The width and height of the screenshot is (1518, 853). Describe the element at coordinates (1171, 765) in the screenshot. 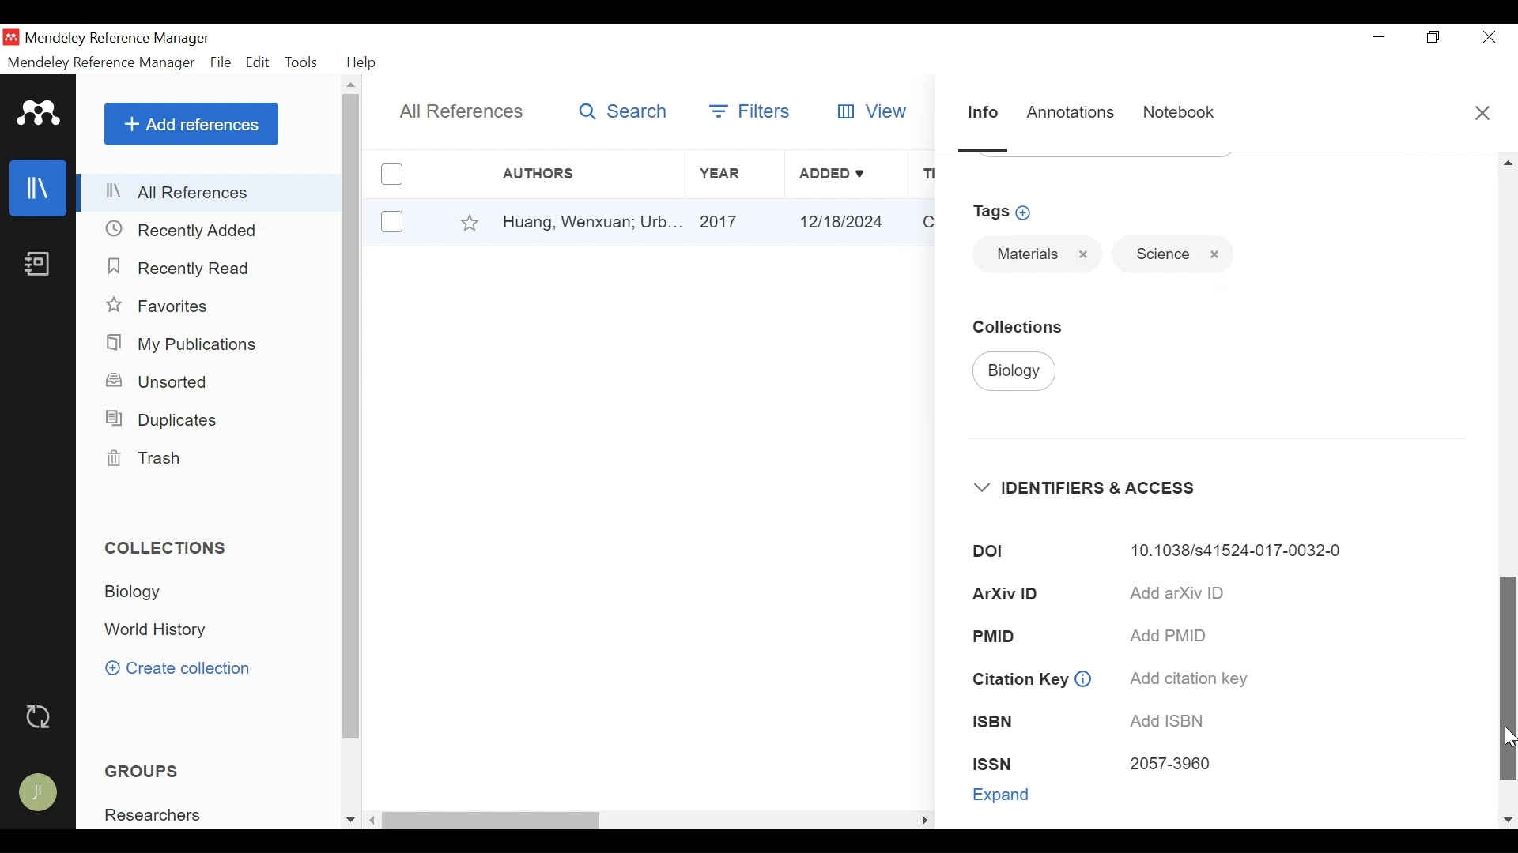

I see `2057-3960` at that location.